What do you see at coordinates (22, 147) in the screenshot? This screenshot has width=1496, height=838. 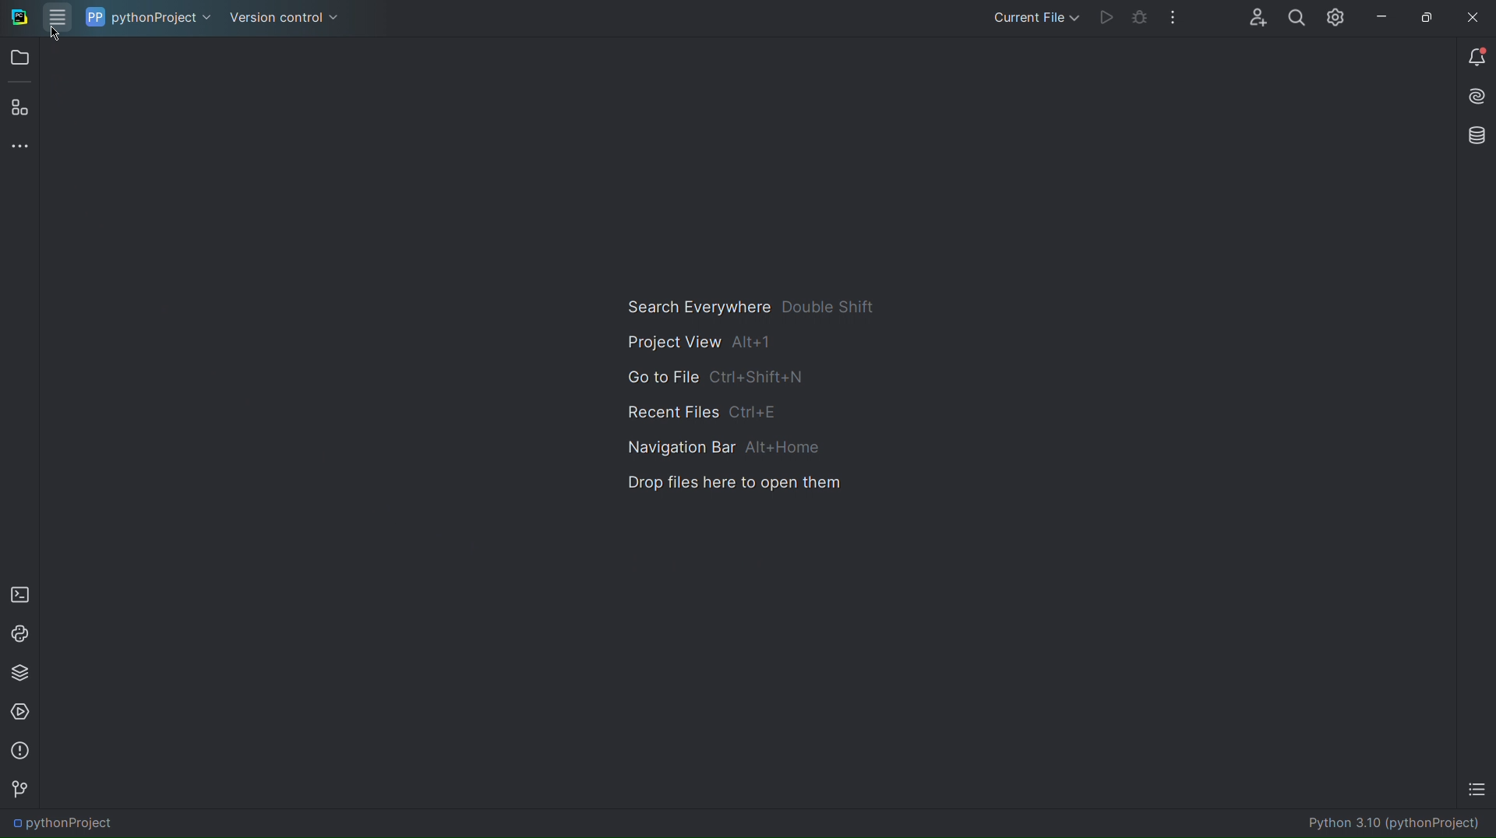 I see `More` at bounding box center [22, 147].